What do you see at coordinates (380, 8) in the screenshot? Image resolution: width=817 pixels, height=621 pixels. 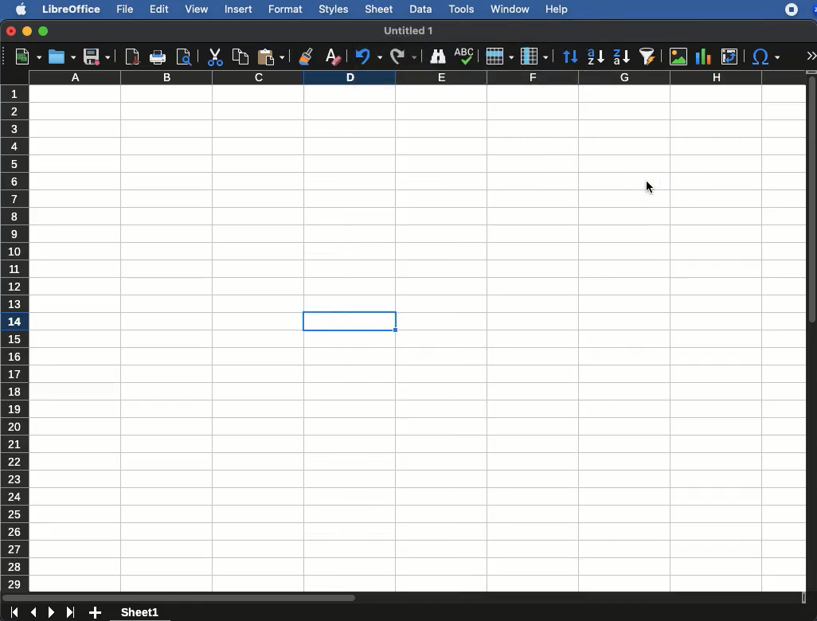 I see `sheet` at bounding box center [380, 8].